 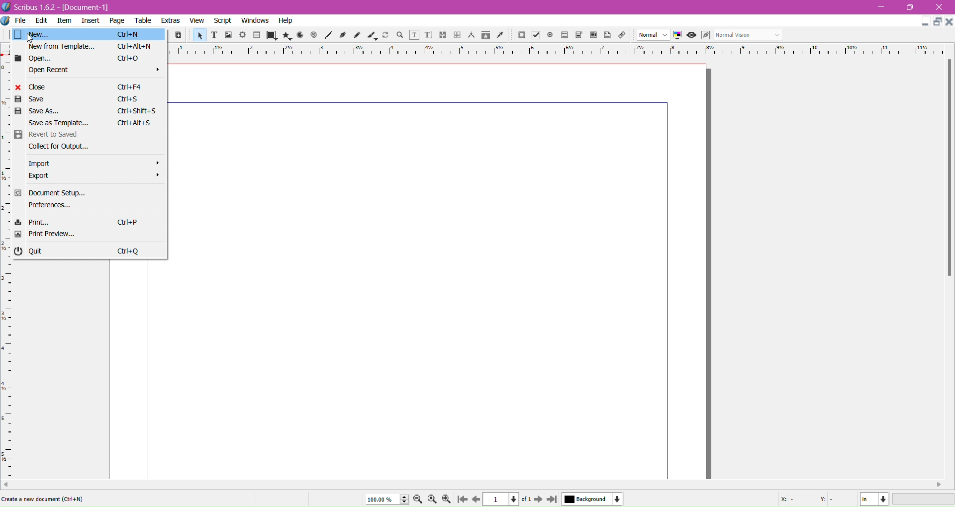 I want to click on icon, so click(x=471, y=35).